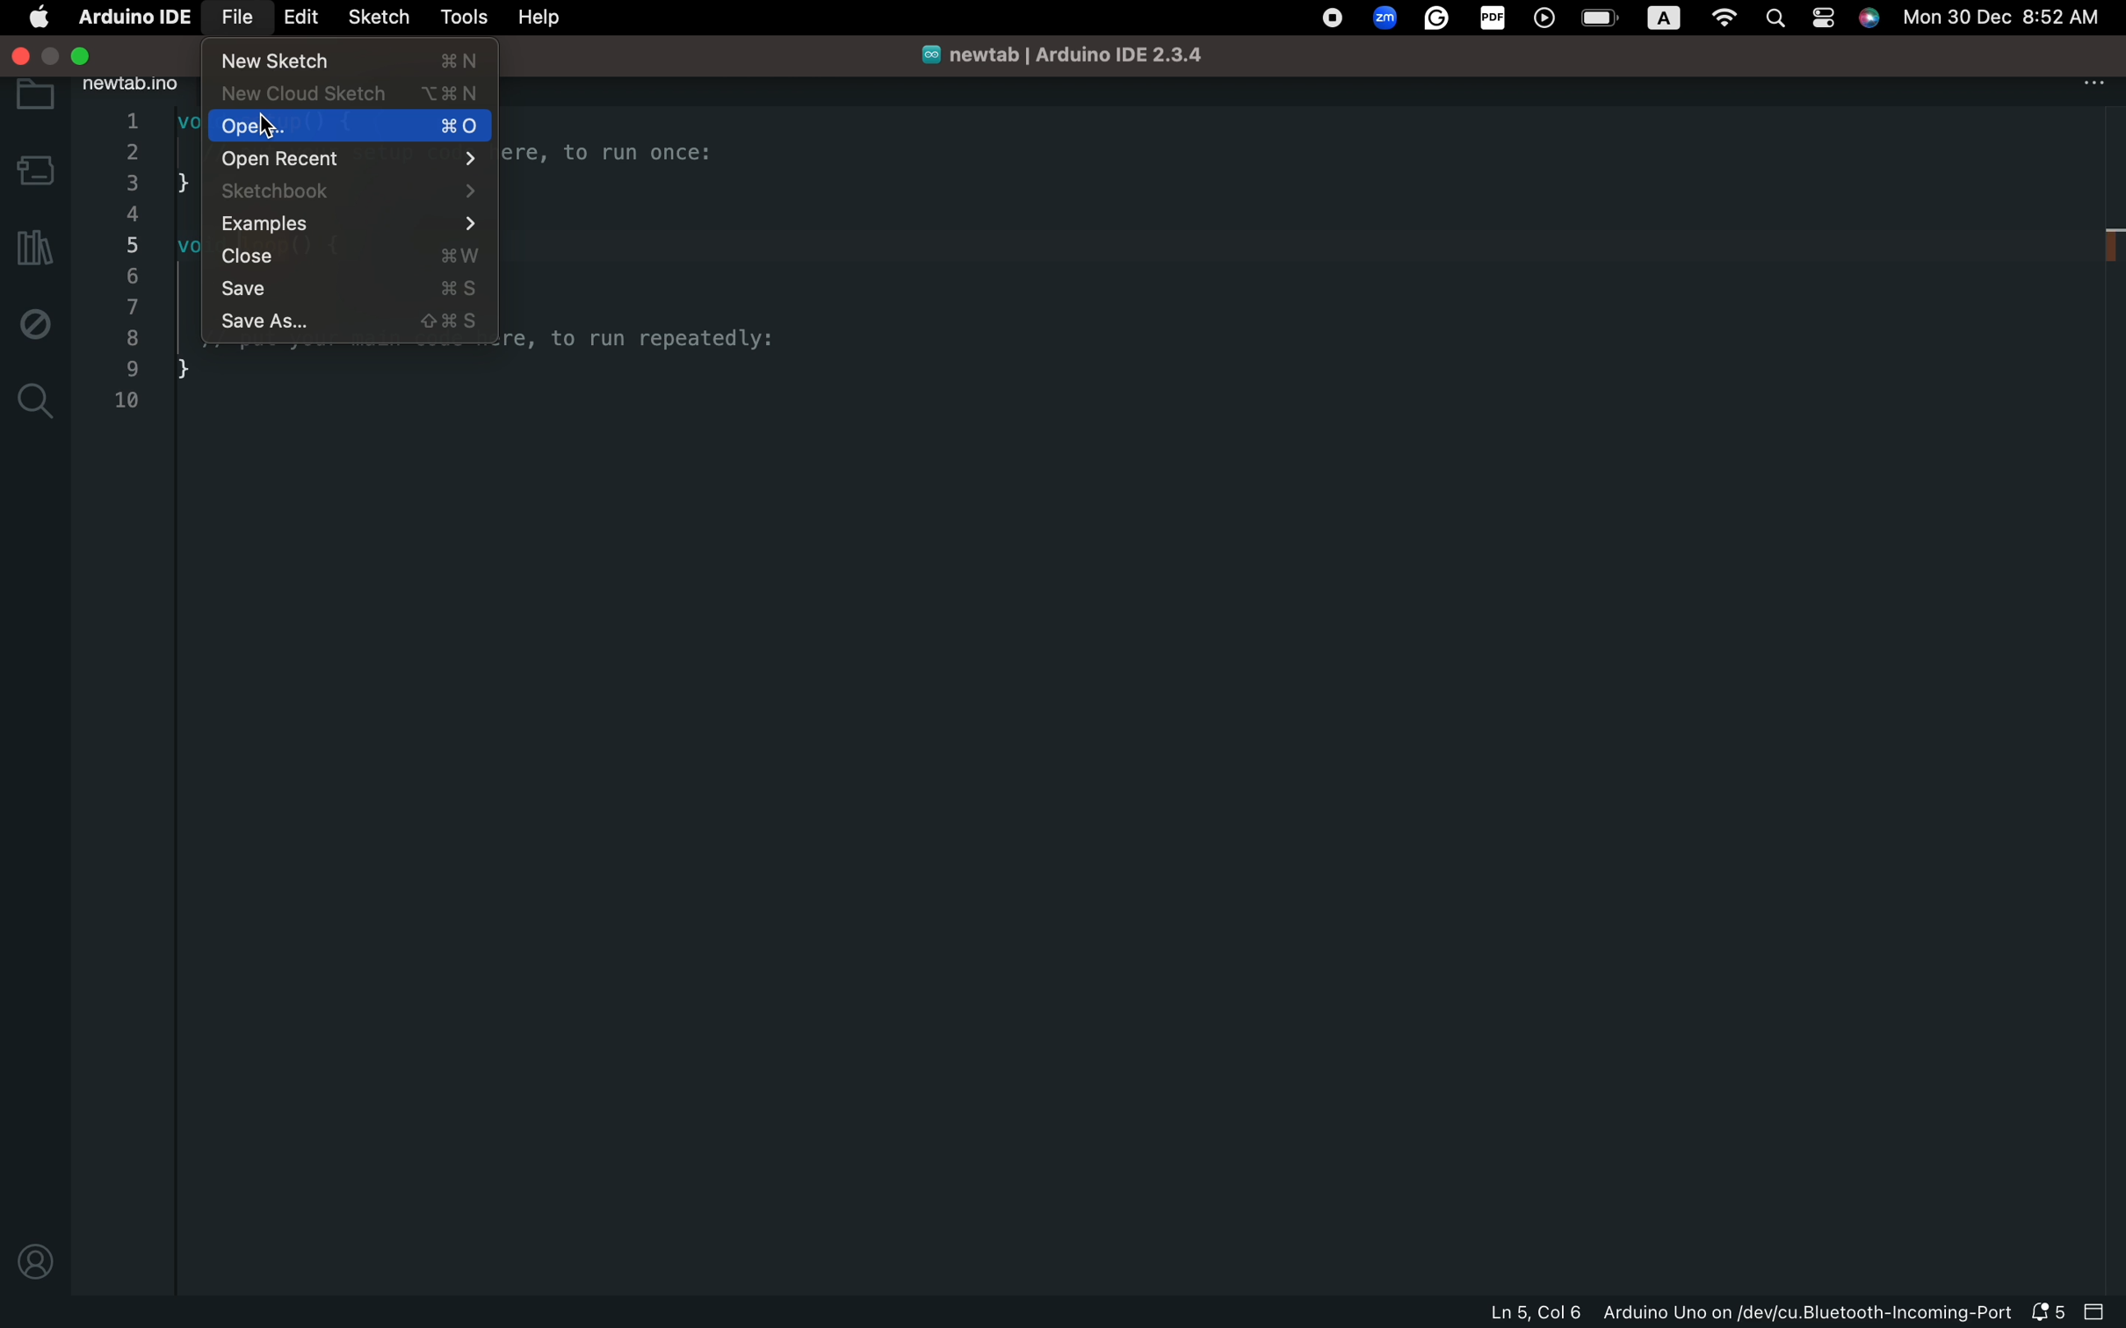 The height and width of the screenshot is (1328, 2126). I want to click on debug, so click(33, 321).